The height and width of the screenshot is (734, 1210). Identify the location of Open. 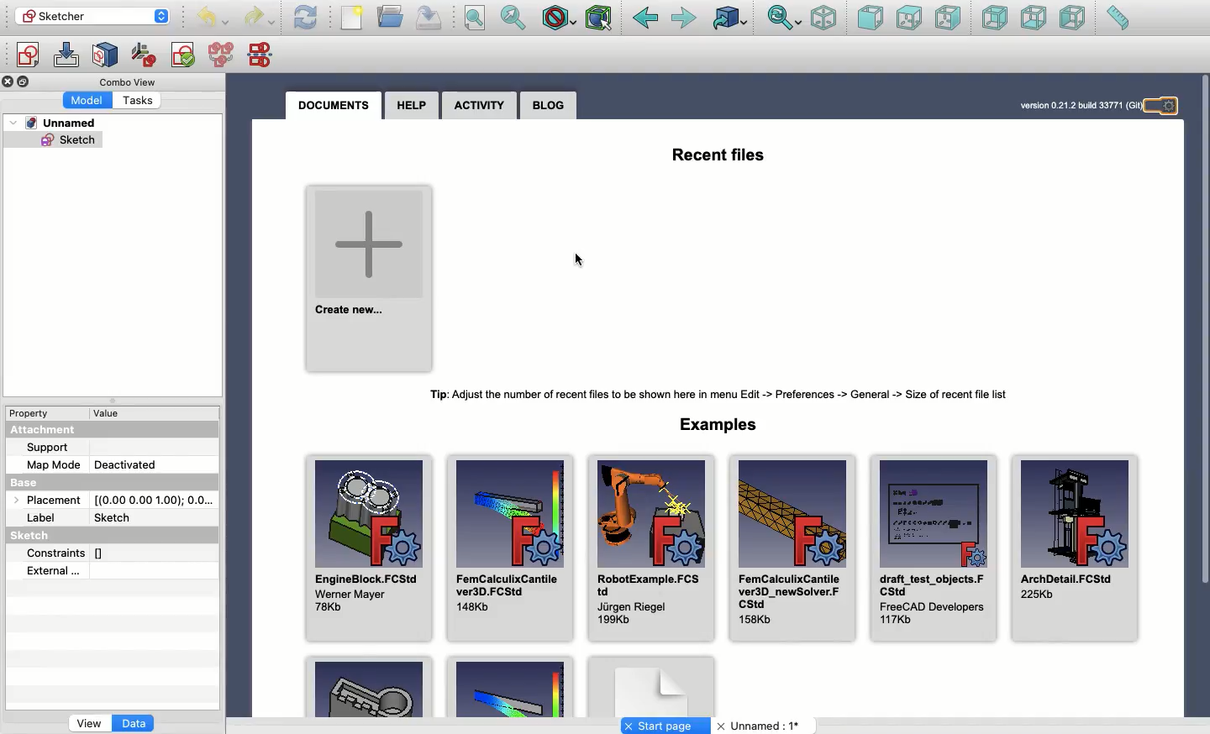
(392, 15).